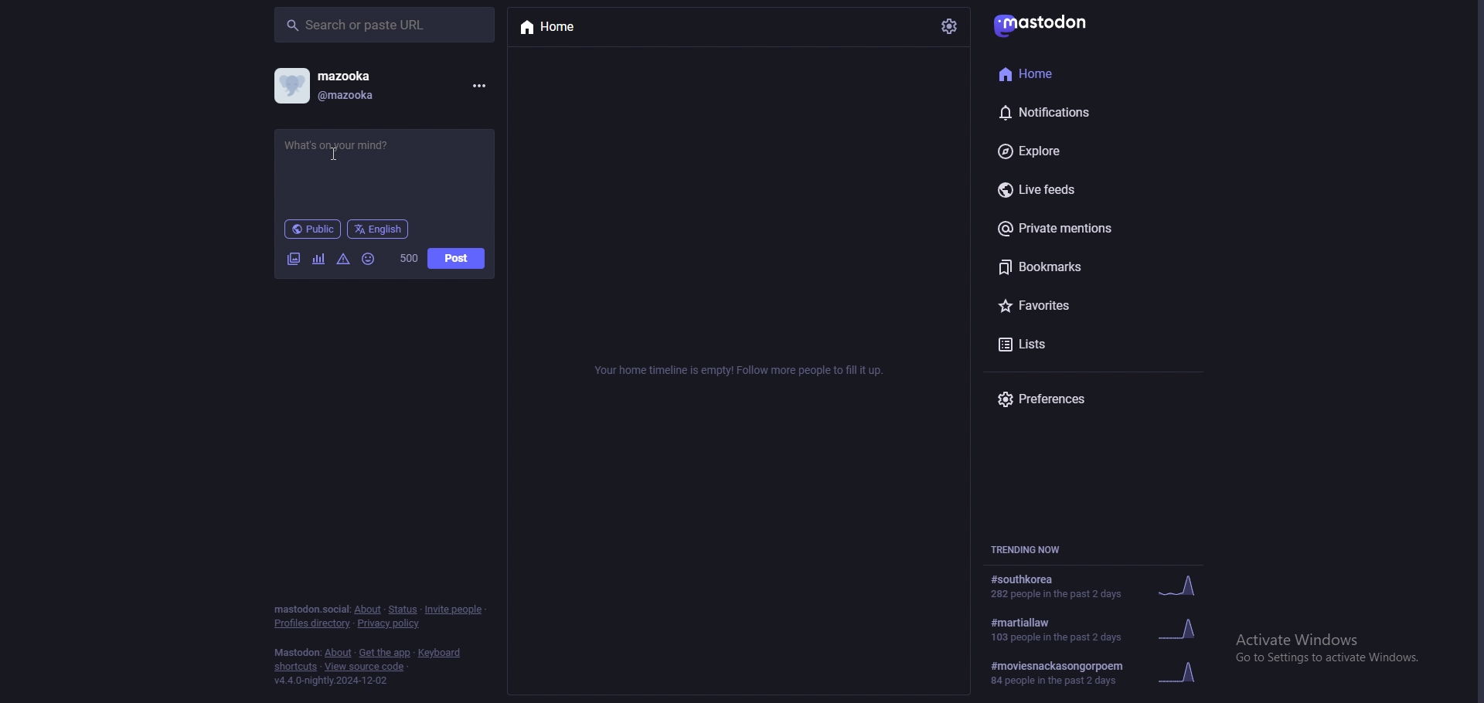 This screenshot has height=703, width=1484. What do you see at coordinates (1096, 629) in the screenshot?
I see `trending` at bounding box center [1096, 629].